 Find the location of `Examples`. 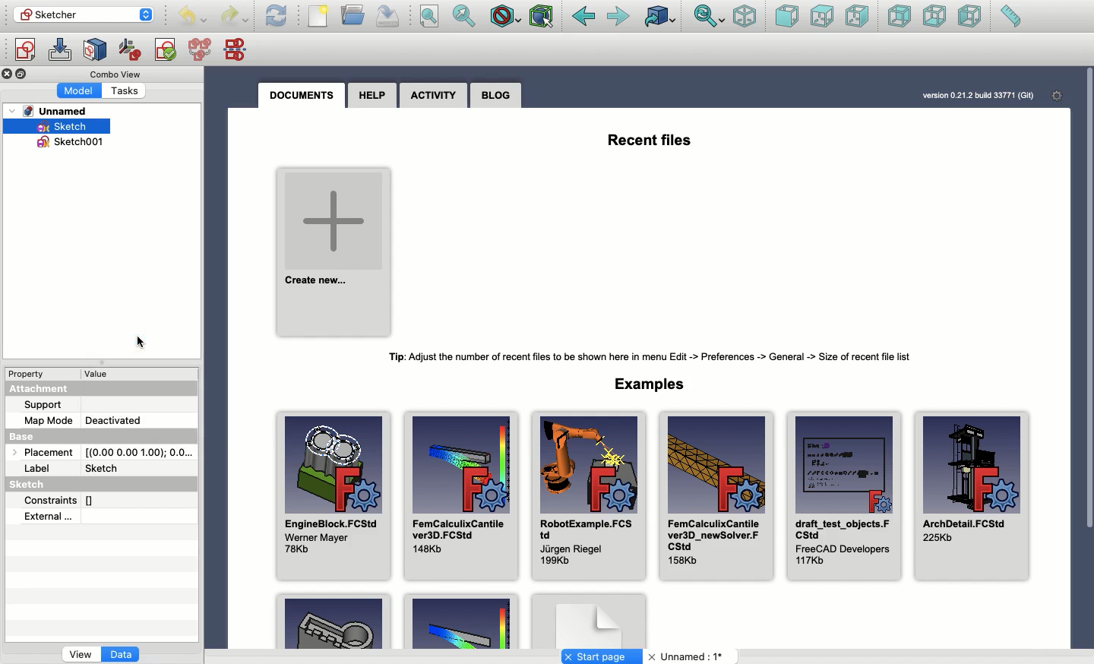

Examples is located at coordinates (460, 622).